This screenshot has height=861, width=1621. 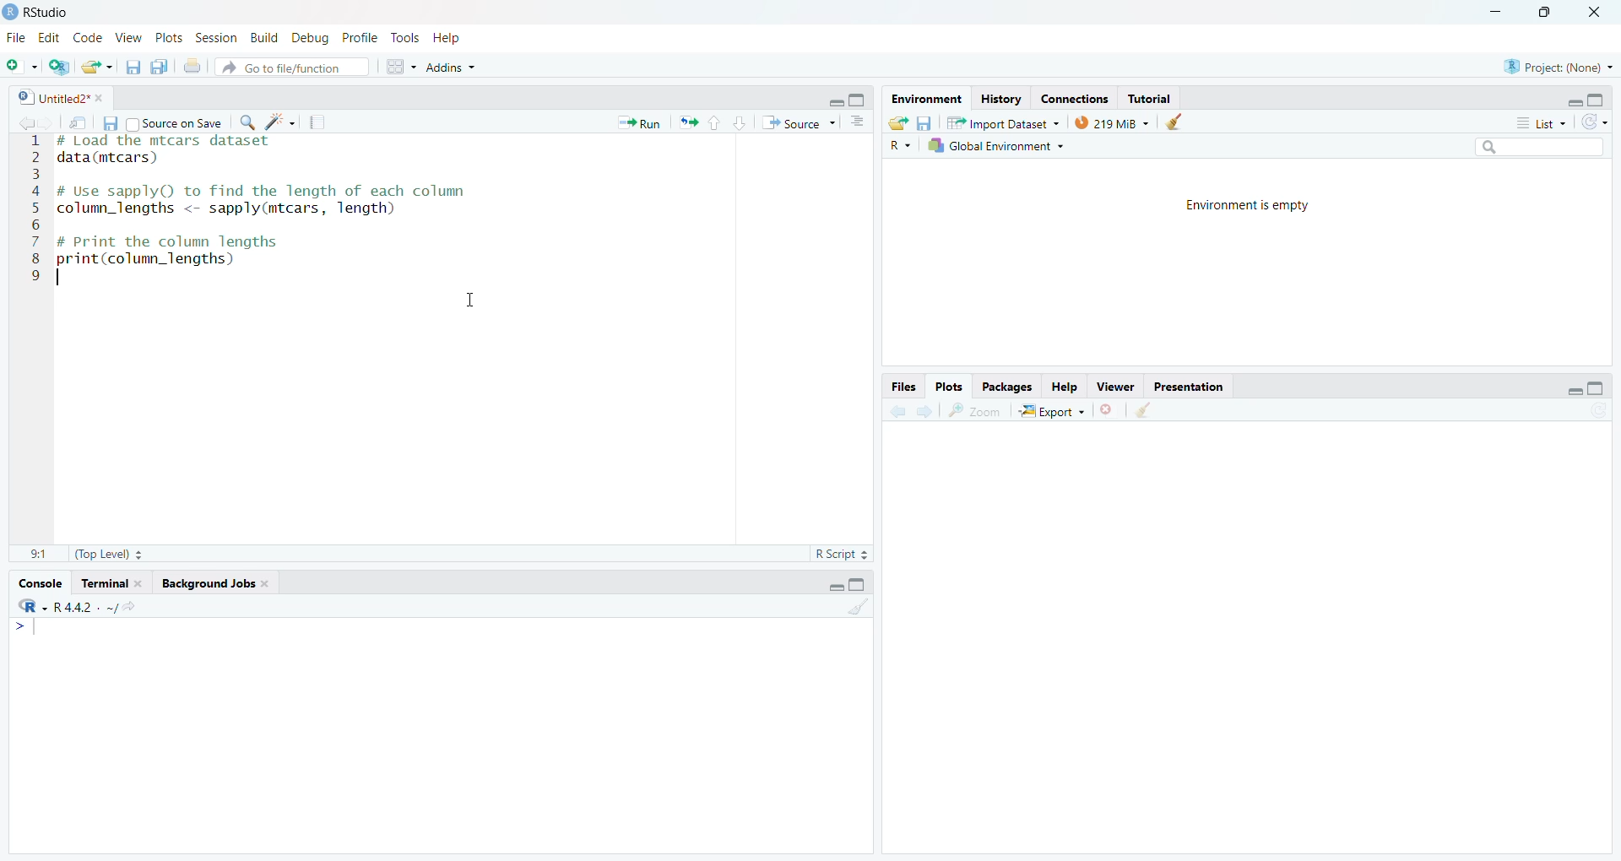 What do you see at coordinates (843, 554) in the screenshot?
I see `R Script` at bounding box center [843, 554].